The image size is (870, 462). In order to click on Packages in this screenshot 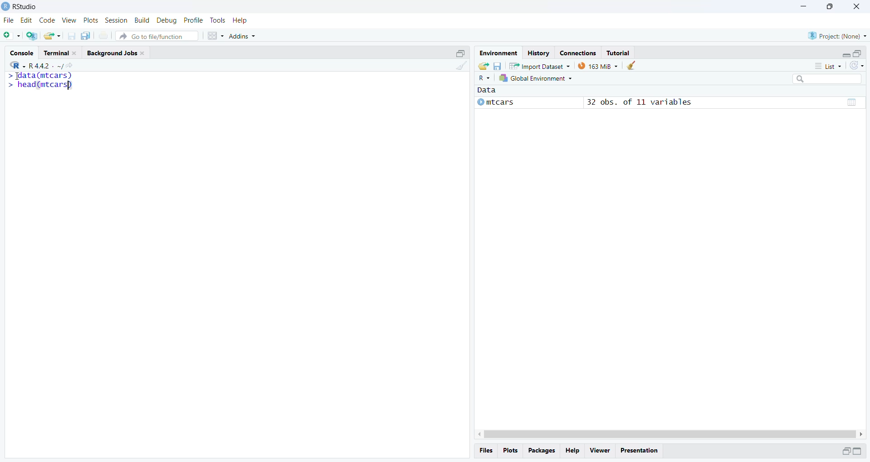, I will do `click(543, 451)`.